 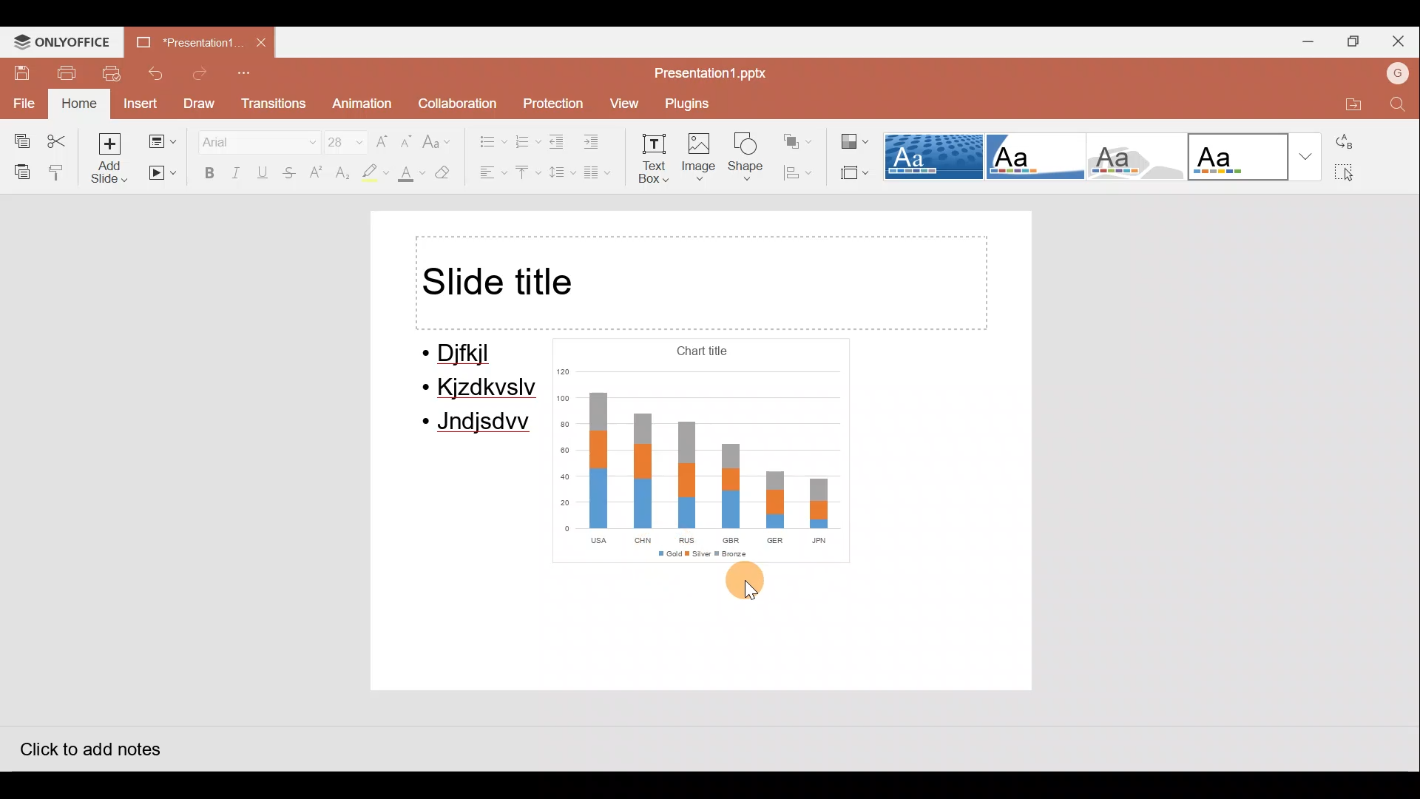 I want to click on Change case, so click(x=440, y=135).